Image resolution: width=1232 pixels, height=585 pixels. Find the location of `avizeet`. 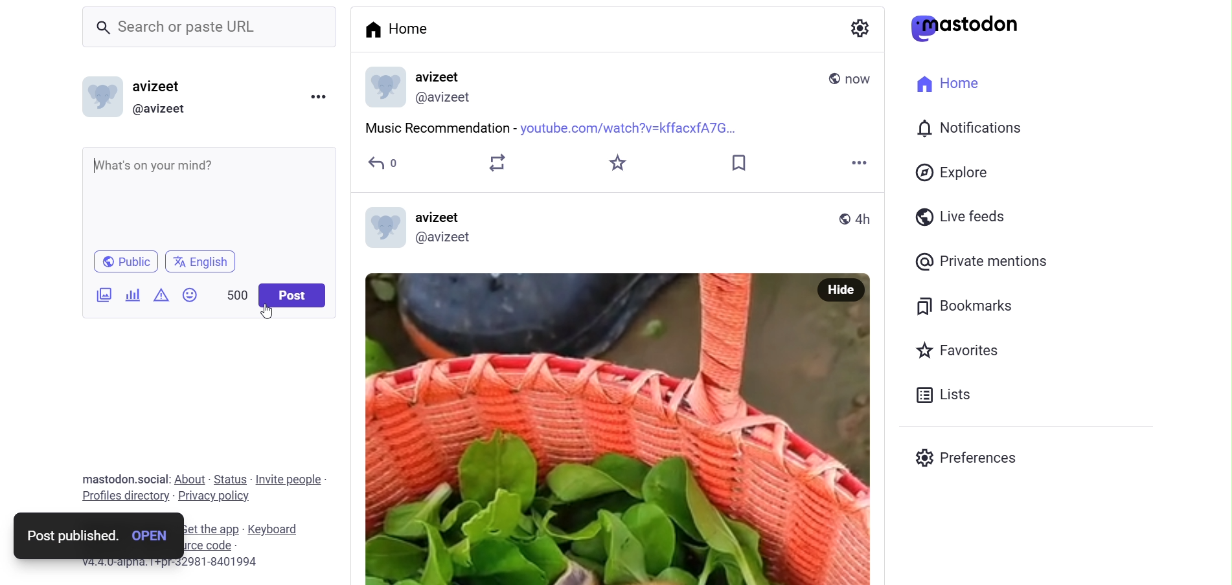

avizeet is located at coordinates (440, 76).